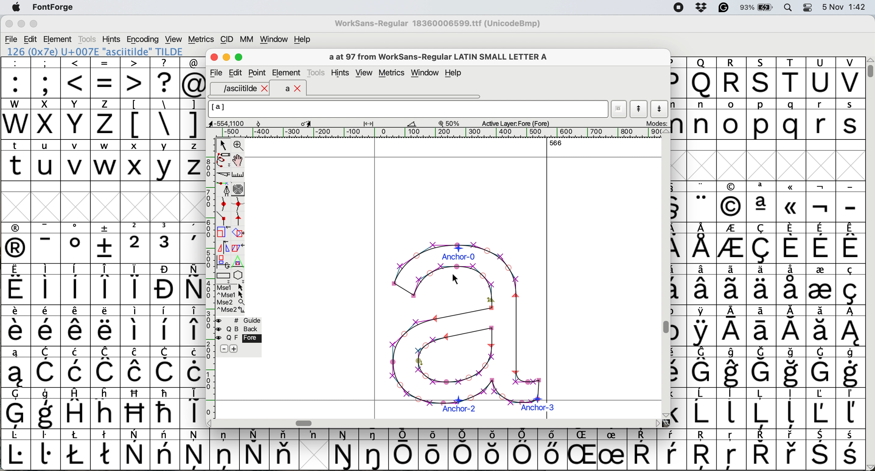  What do you see at coordinates (135, 367) in the screenshot?
I see `symbol` at bounding box center [135, 367].